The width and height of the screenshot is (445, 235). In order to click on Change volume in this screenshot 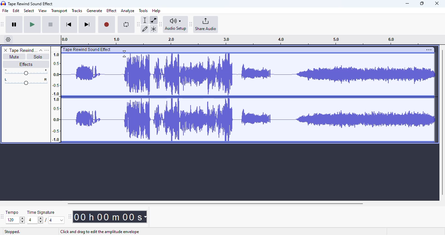, I will do `click(26, 72)`.